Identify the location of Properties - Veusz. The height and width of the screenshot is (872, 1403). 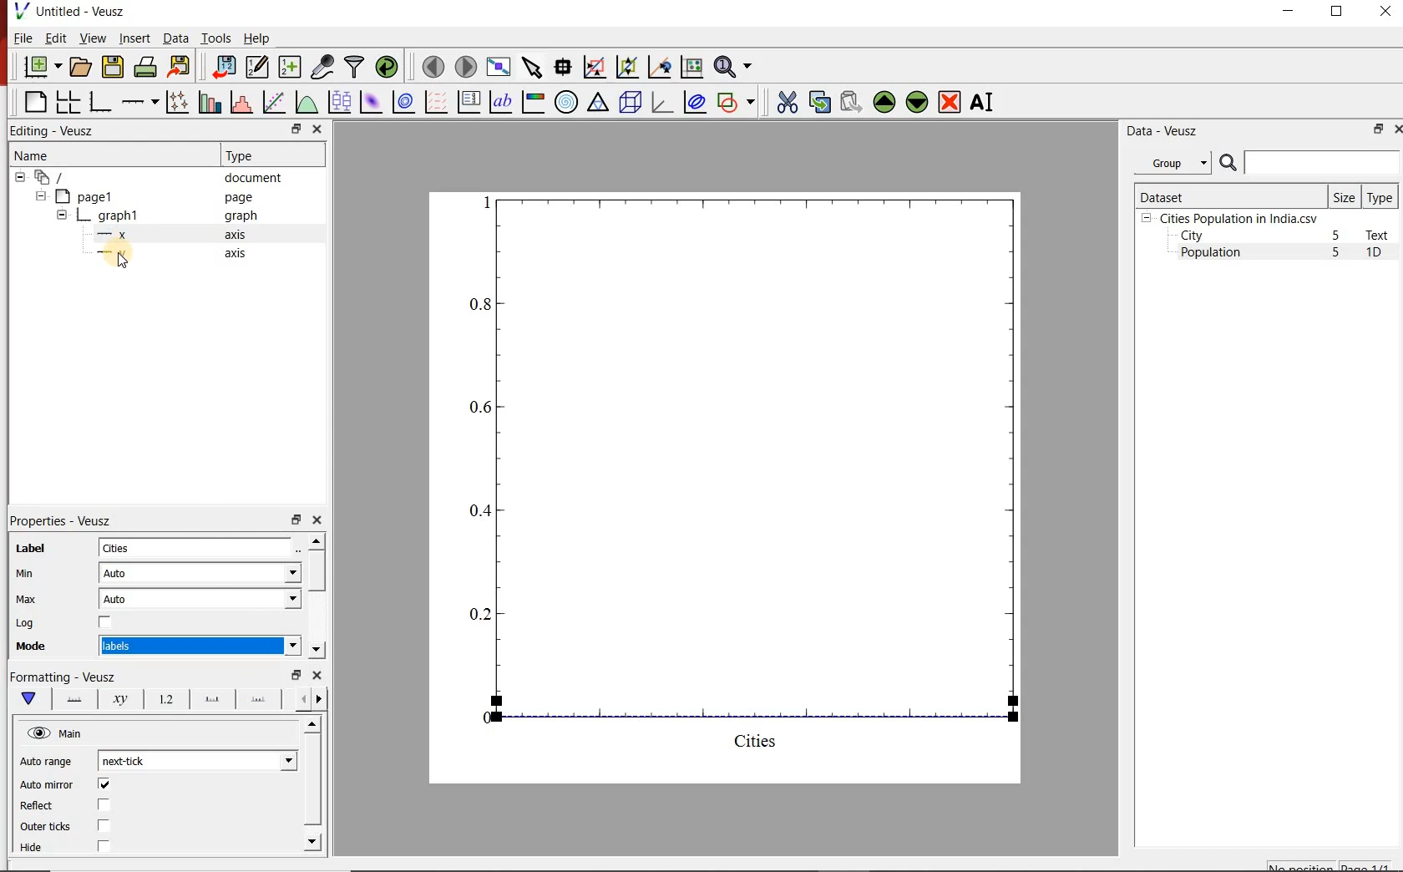
(60, 521).